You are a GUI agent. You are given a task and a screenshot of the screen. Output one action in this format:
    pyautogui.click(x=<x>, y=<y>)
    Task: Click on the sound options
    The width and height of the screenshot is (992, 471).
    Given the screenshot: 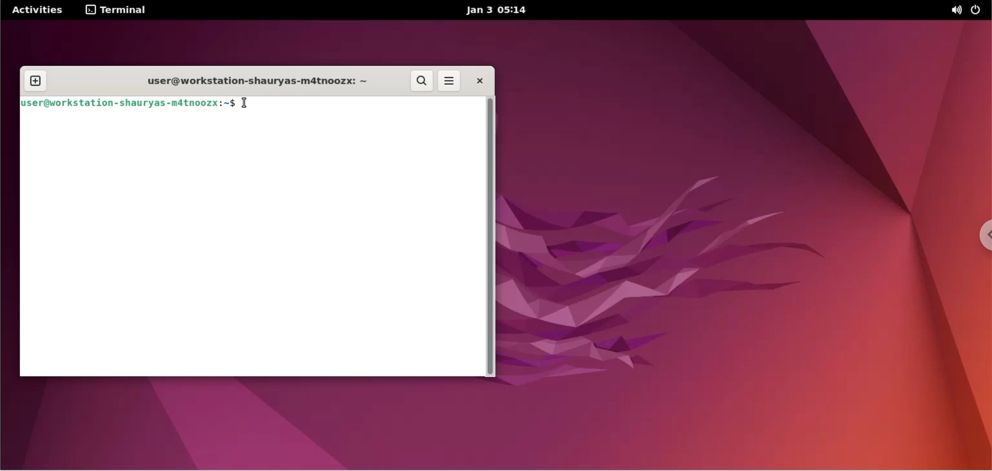 What is the action you would take?
    pyautogui.click(x=955, y=10)
    